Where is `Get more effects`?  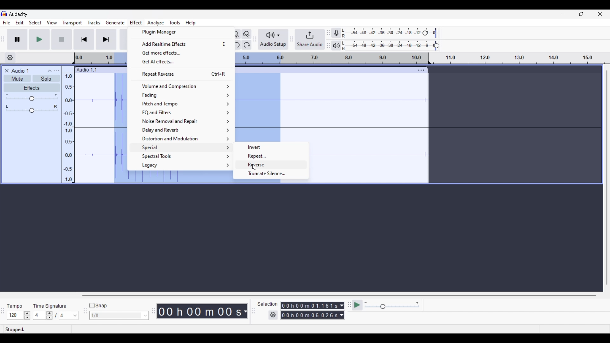
Get more effects is located at coordinates (181, 53).